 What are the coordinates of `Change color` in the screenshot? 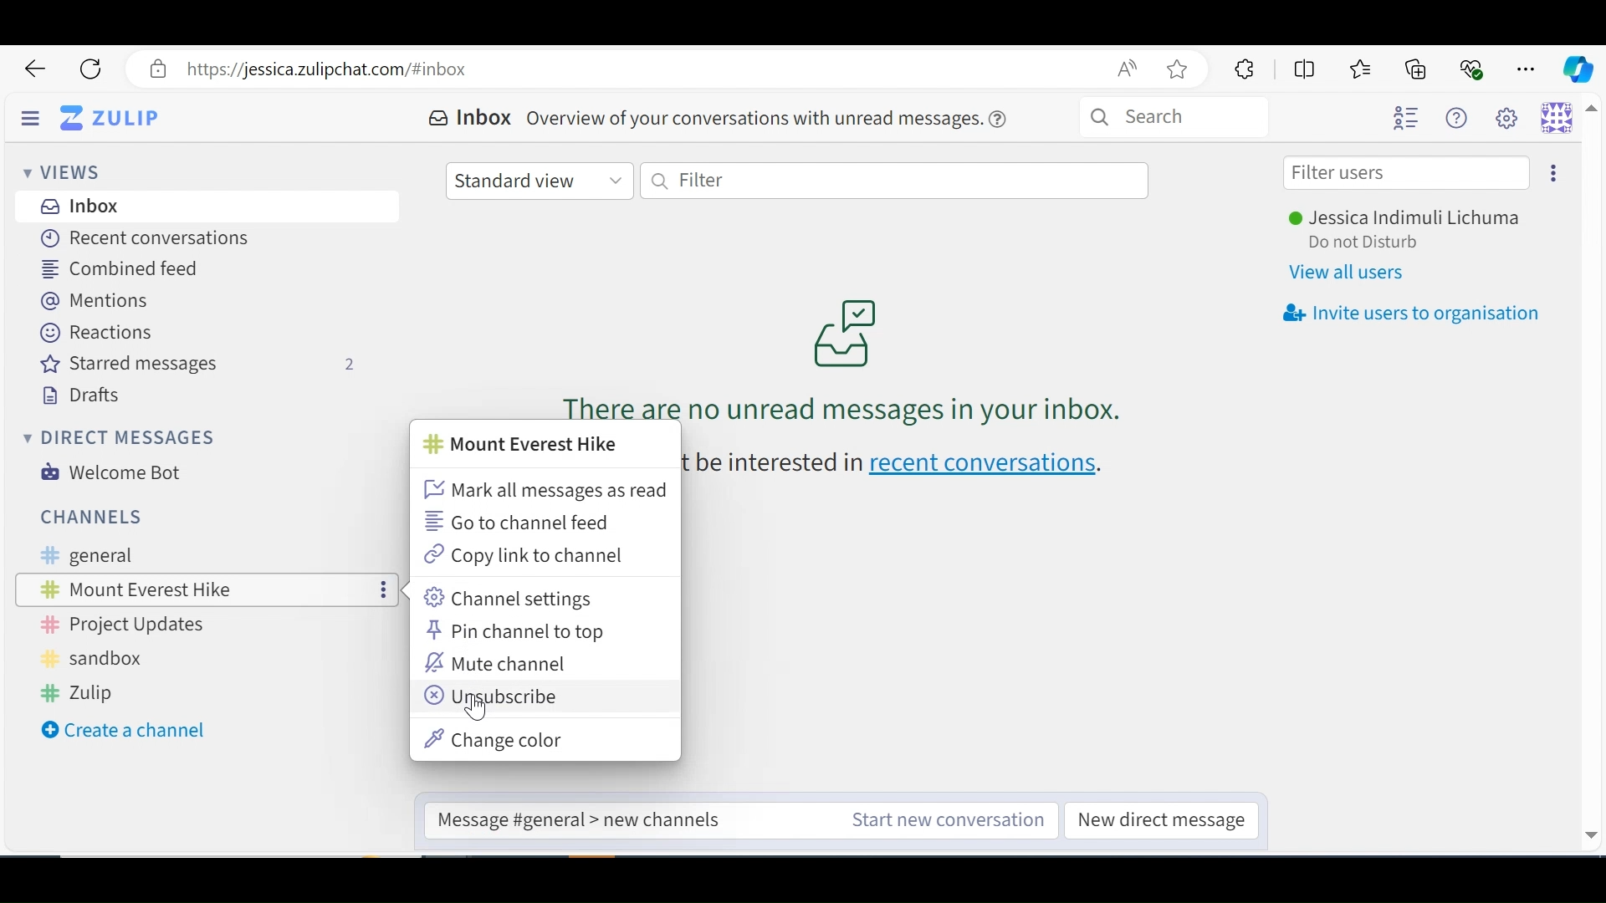 It's located at (513, 737).